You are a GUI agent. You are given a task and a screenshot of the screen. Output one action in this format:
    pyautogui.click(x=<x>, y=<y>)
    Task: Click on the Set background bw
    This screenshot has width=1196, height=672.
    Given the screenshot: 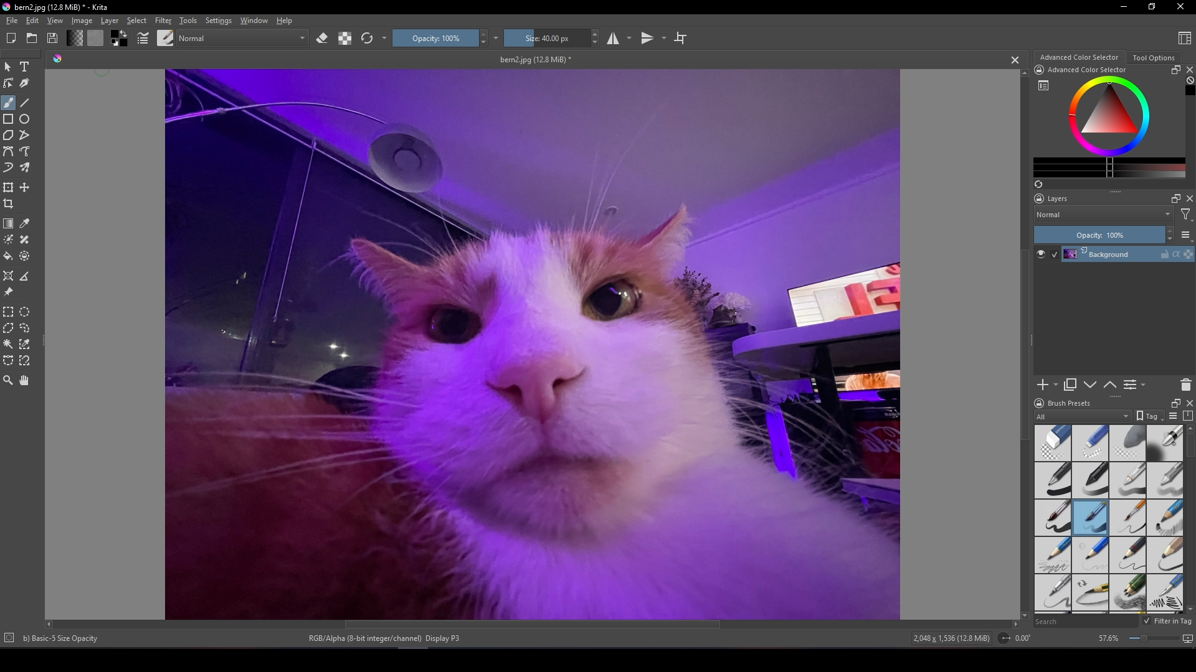 What is the action you would take?
    pyautogui.click(x=120, y=38)
    